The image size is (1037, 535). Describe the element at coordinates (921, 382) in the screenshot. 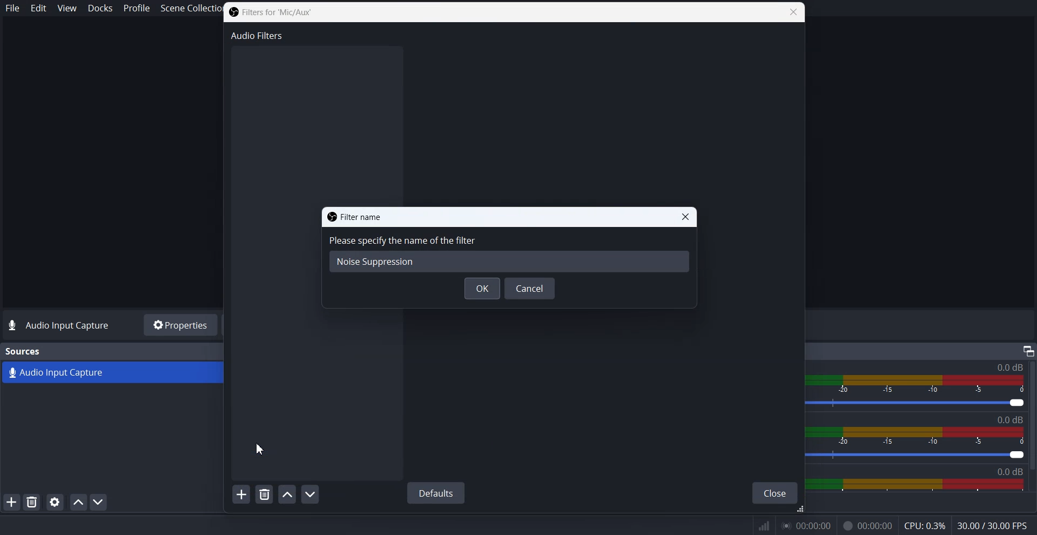

I see `Volume Indicator` at that location.